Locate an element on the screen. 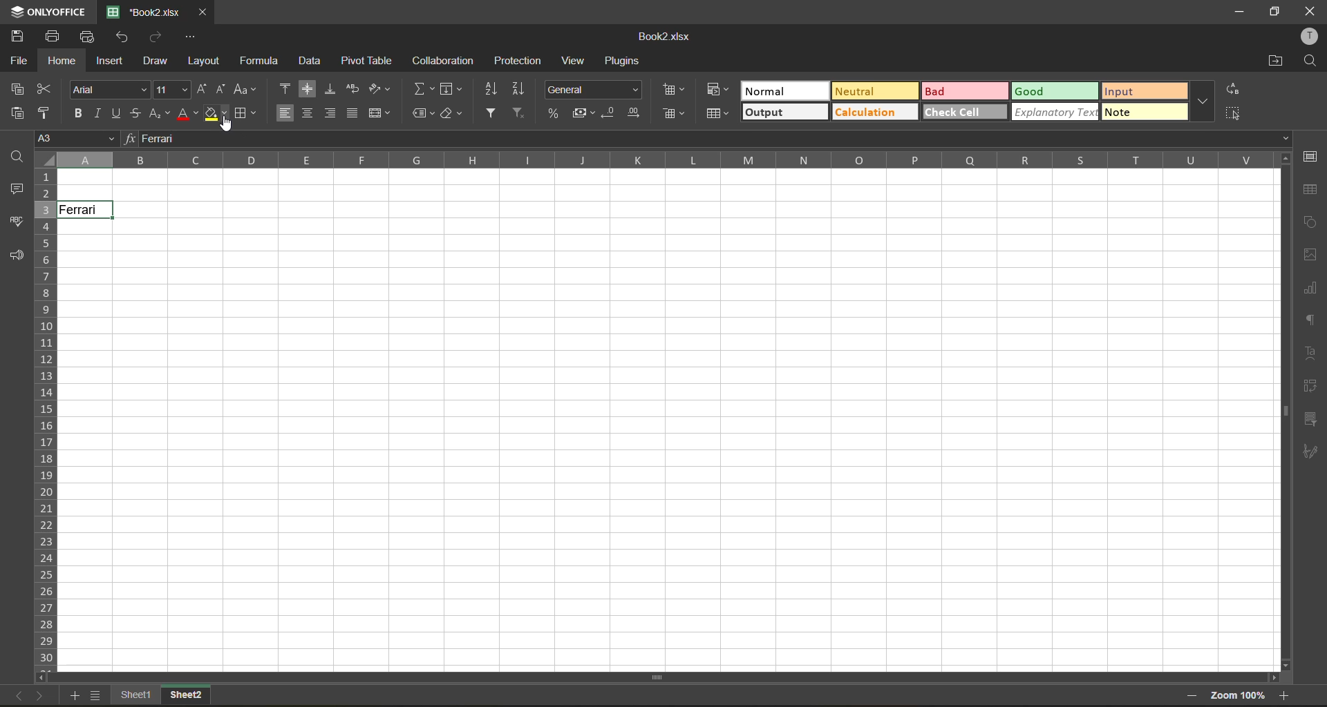  insert is located at coordinates (113, 61).